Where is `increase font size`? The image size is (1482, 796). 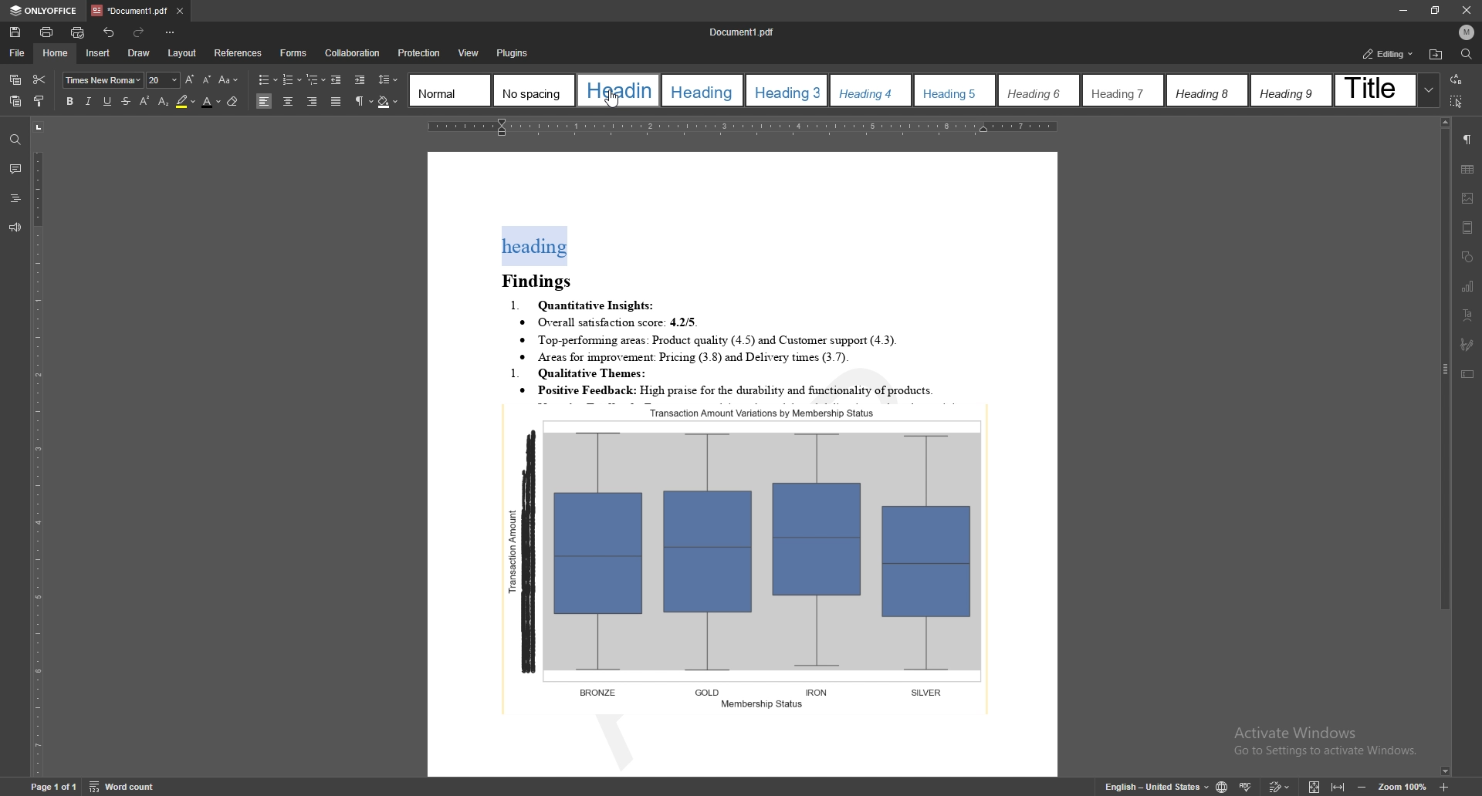
increase font size is located at coordinates (189, 79).